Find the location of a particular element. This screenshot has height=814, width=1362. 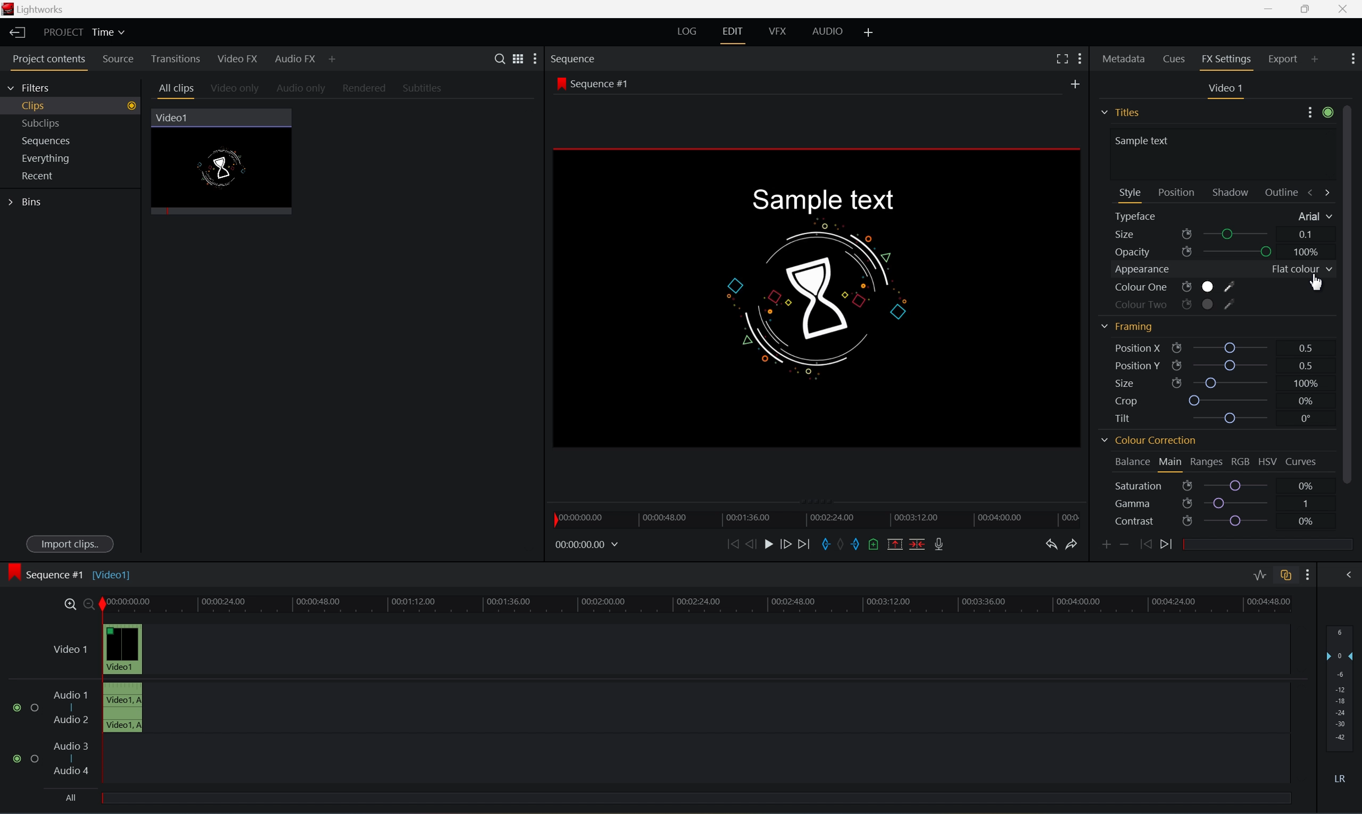

outline is located at coordinates (1285, 194).